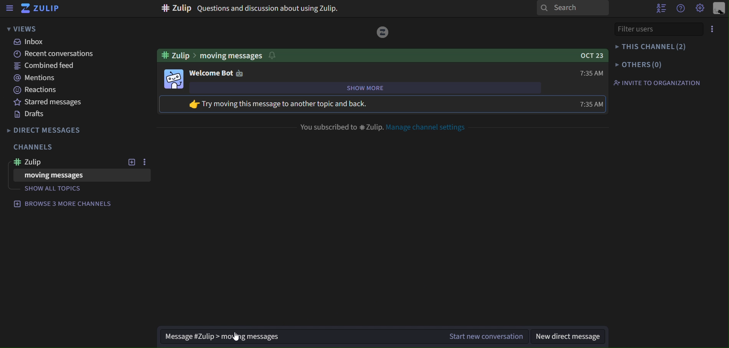 Image resolution: width=729 pixels, height=348 pixels. What do you see at coordinates (9, 8) in the screenshot?
I see `sidebar` at bounding box center [9, 8].